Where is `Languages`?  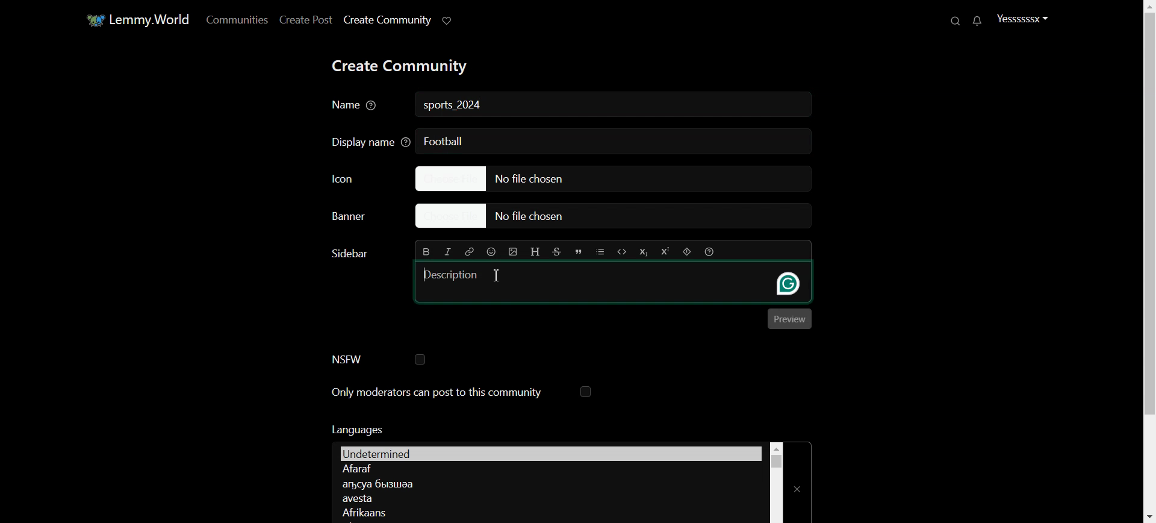 Languages is located at coordinates (550, 453).